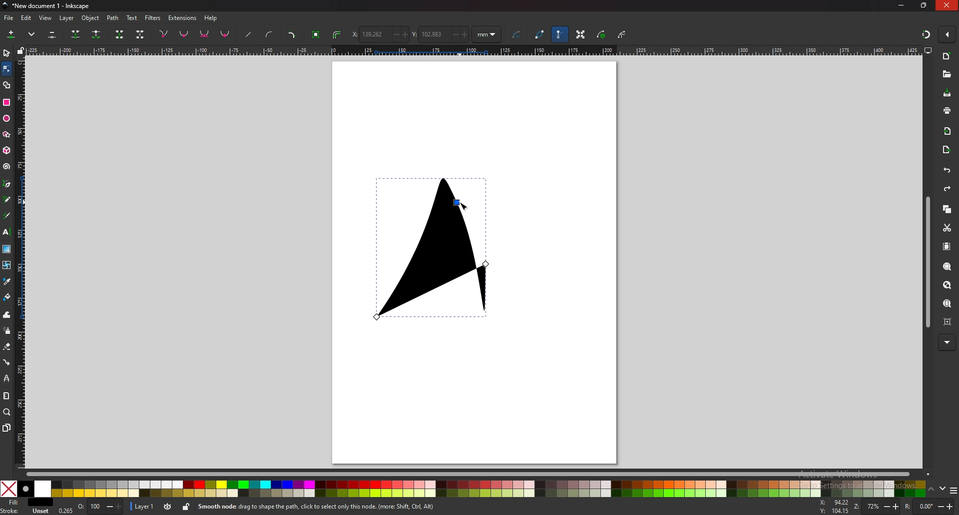  Describe the element at coordinates (140, 34) in the screenshot. I see `delete segment between two non endpoint nodes` at that location.